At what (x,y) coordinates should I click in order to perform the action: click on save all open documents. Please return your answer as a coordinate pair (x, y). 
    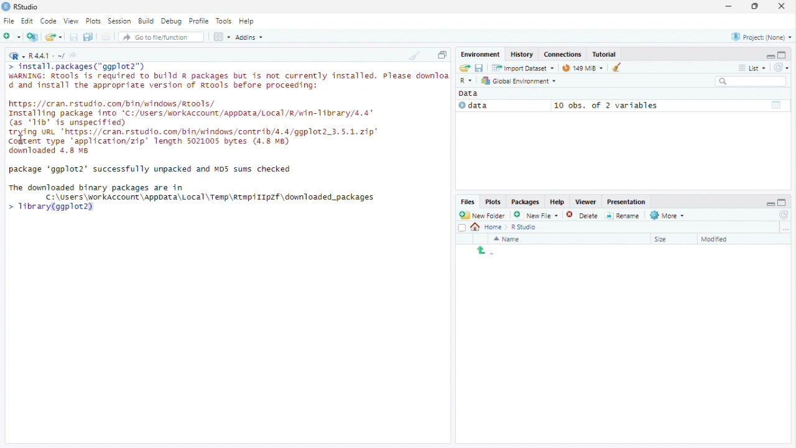
    Looking at the image, I should click on (89, 37).